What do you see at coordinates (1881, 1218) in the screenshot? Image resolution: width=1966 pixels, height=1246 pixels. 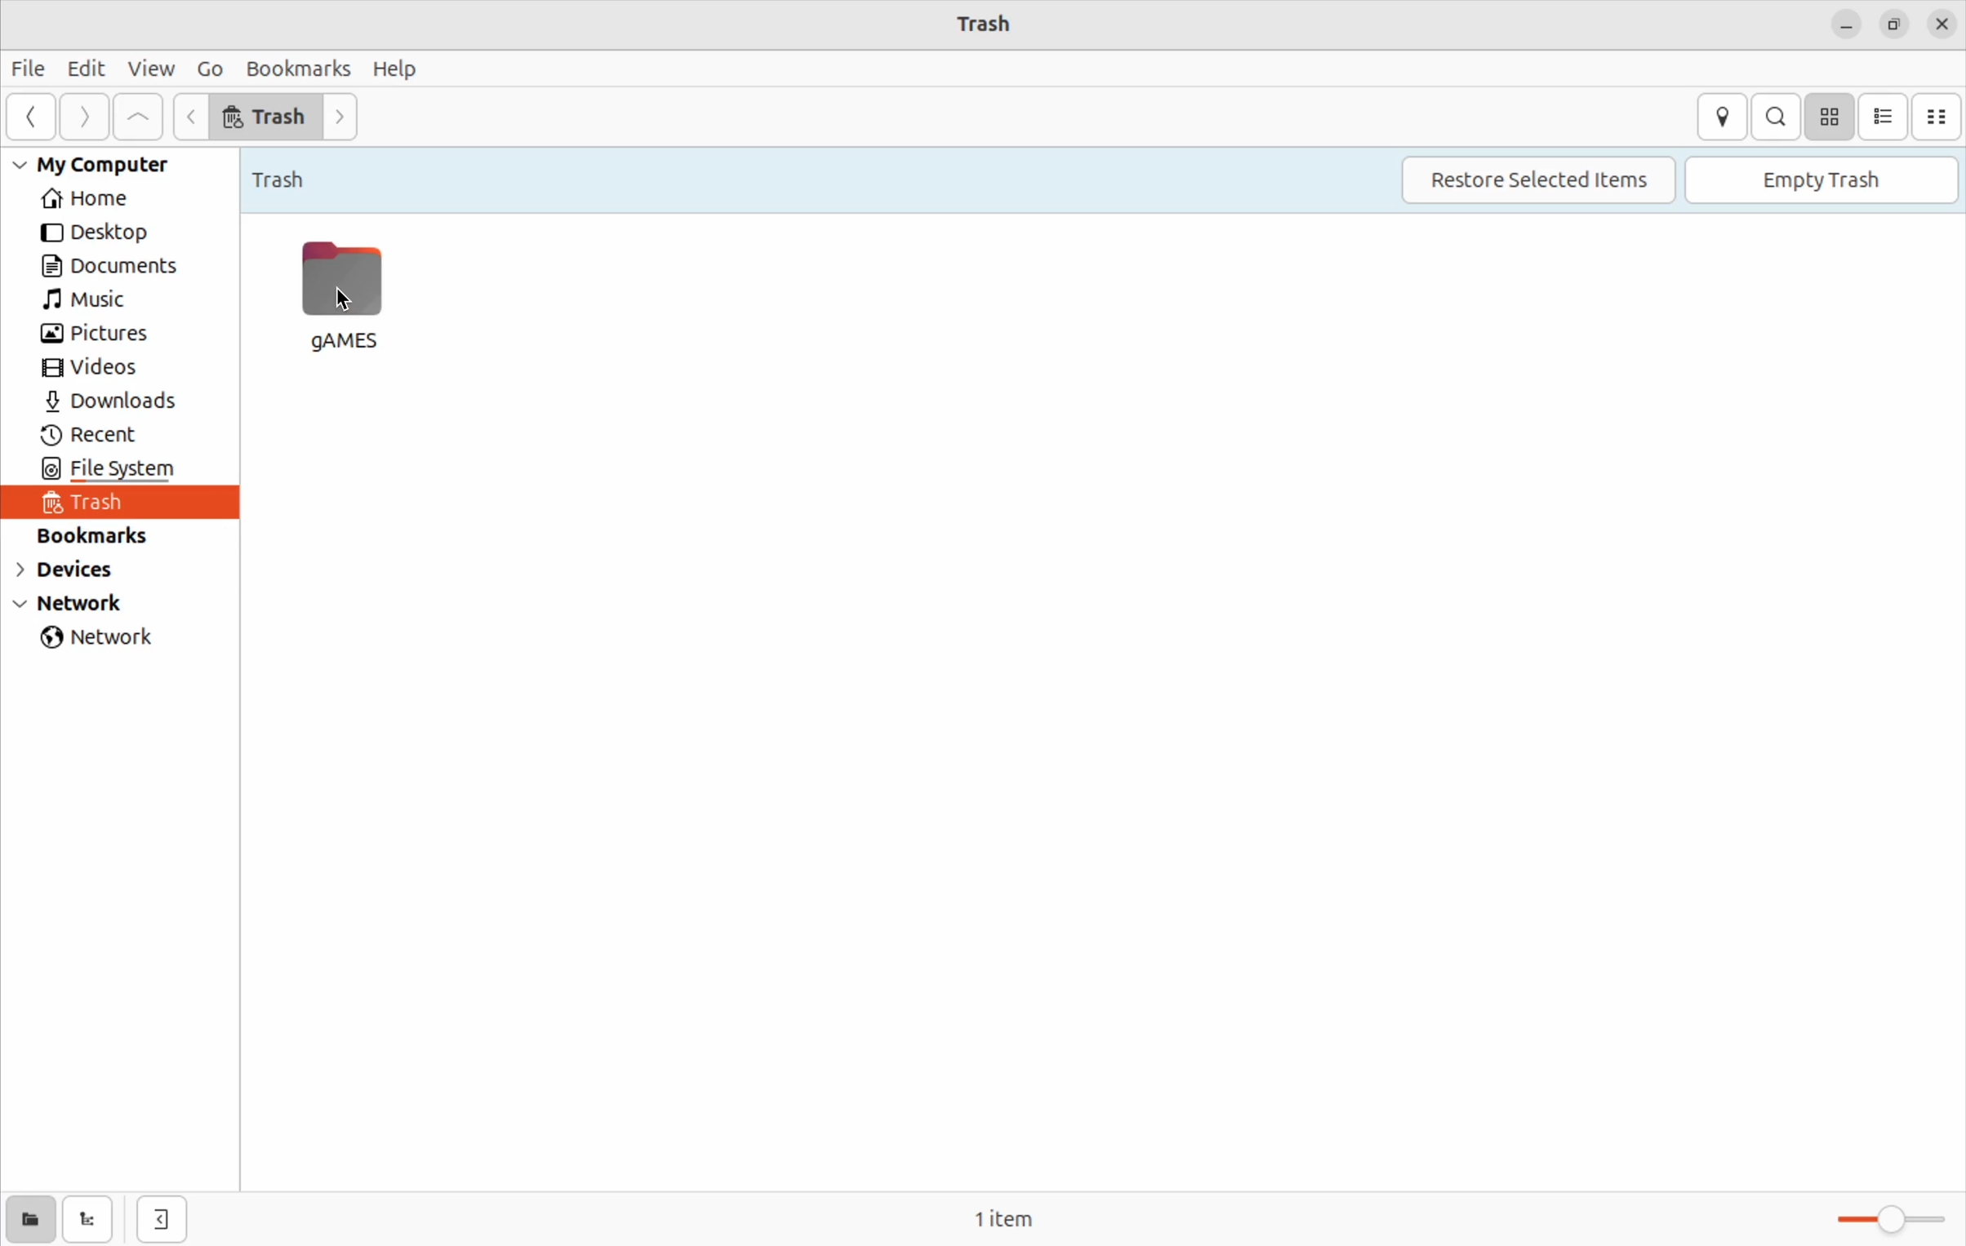 I see `toggle bar` at bounding box center [1881, 1218].